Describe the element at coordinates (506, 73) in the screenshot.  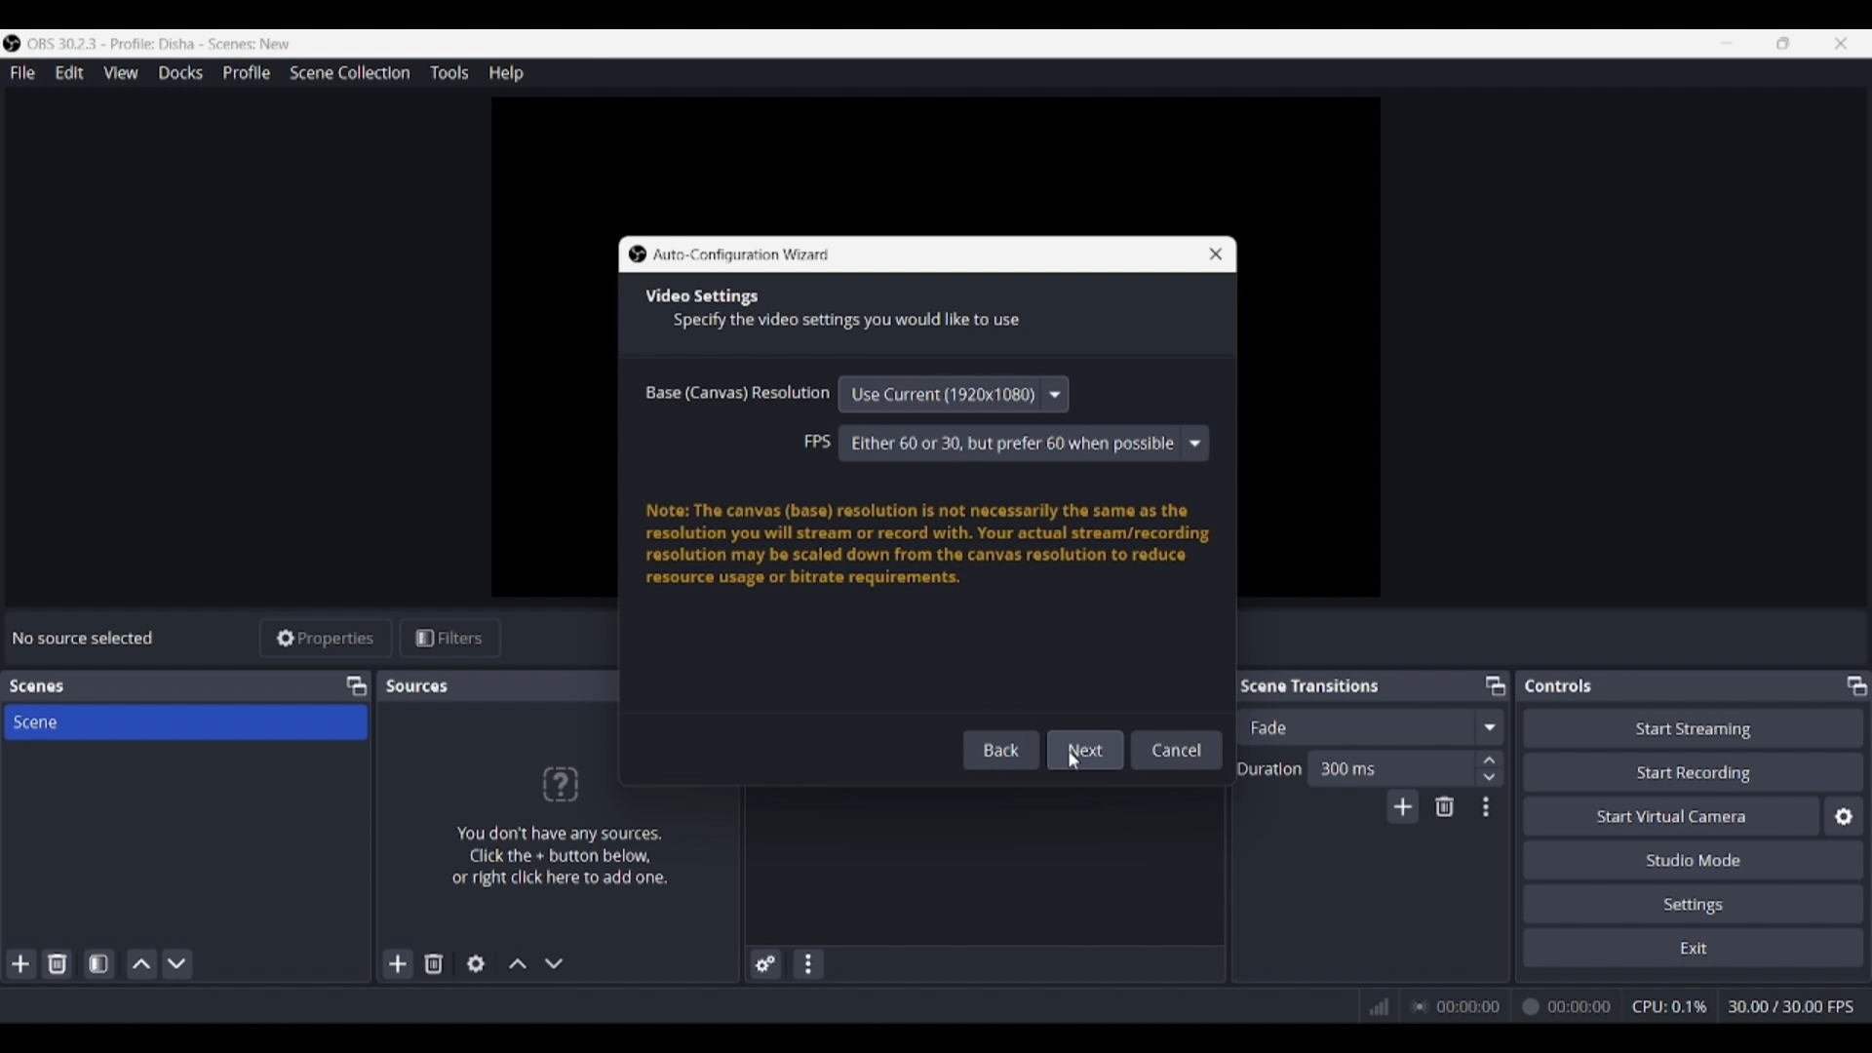
I see `Help menu` at that location.